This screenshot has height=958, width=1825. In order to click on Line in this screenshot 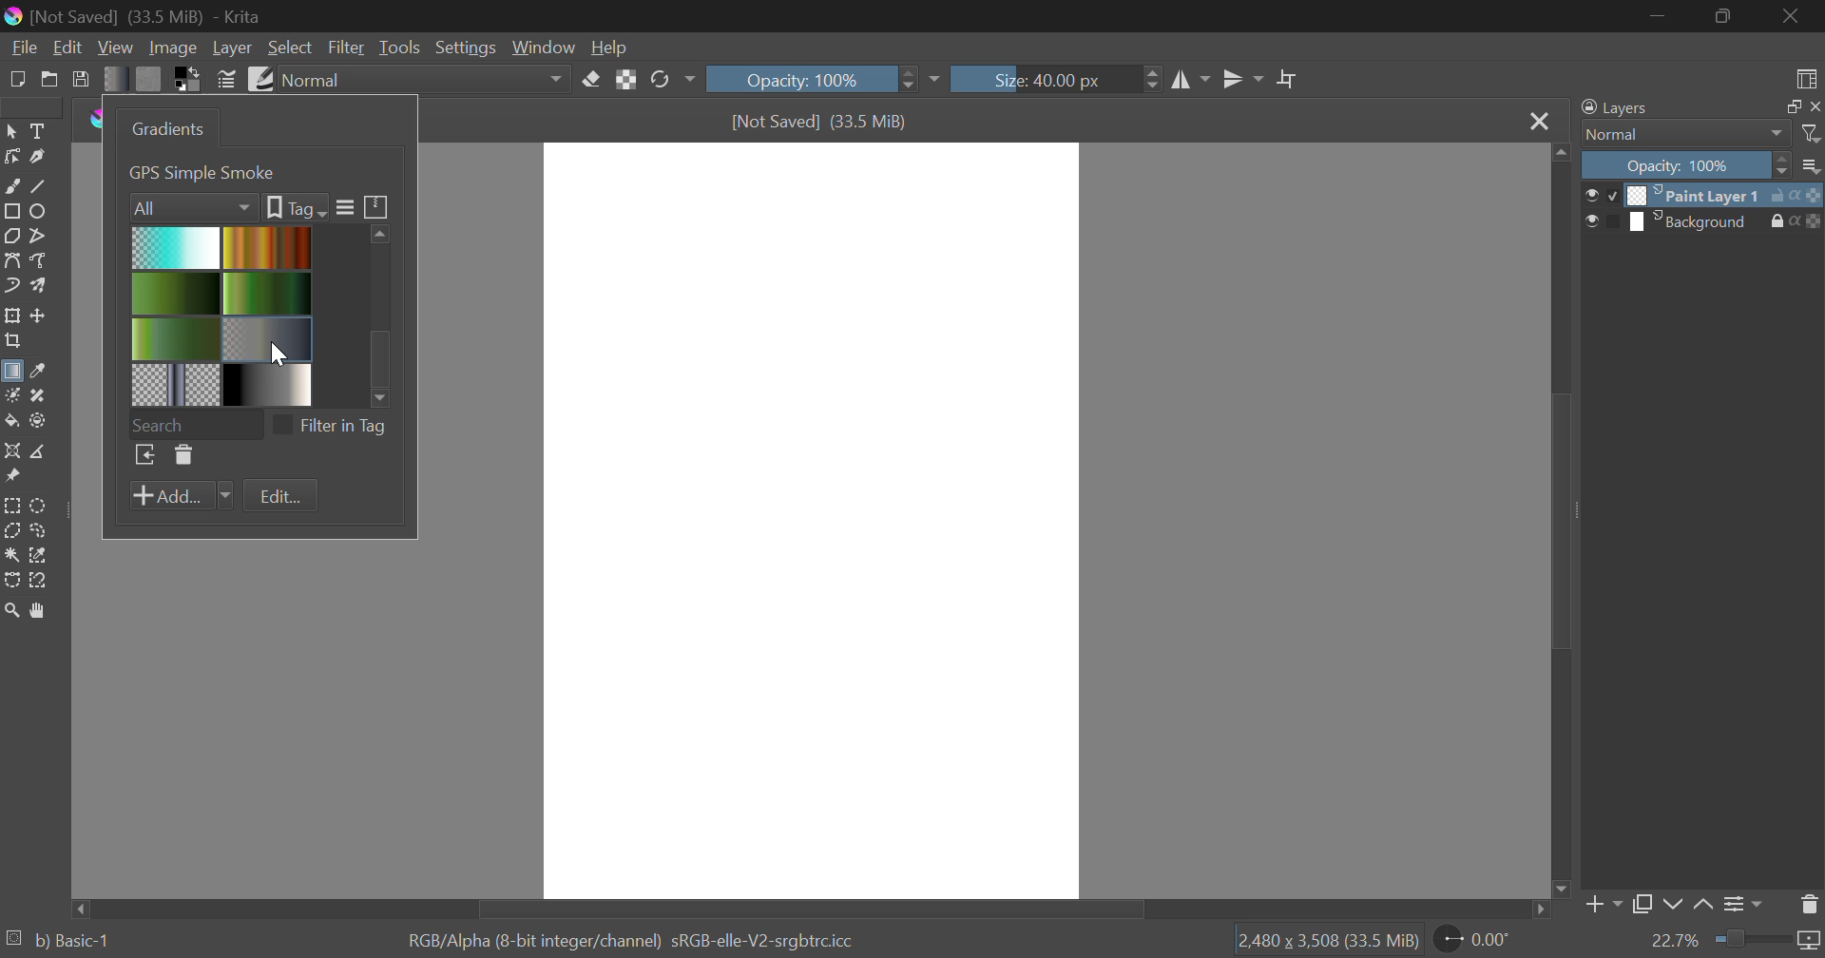, I will do `click(39, 184)`.